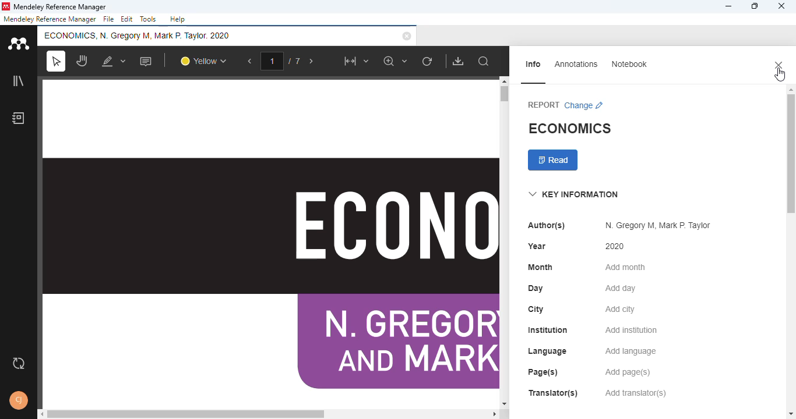 This screenshot has width=796, height=419. I want to click on vertical scroll bar, so click(505, 94).